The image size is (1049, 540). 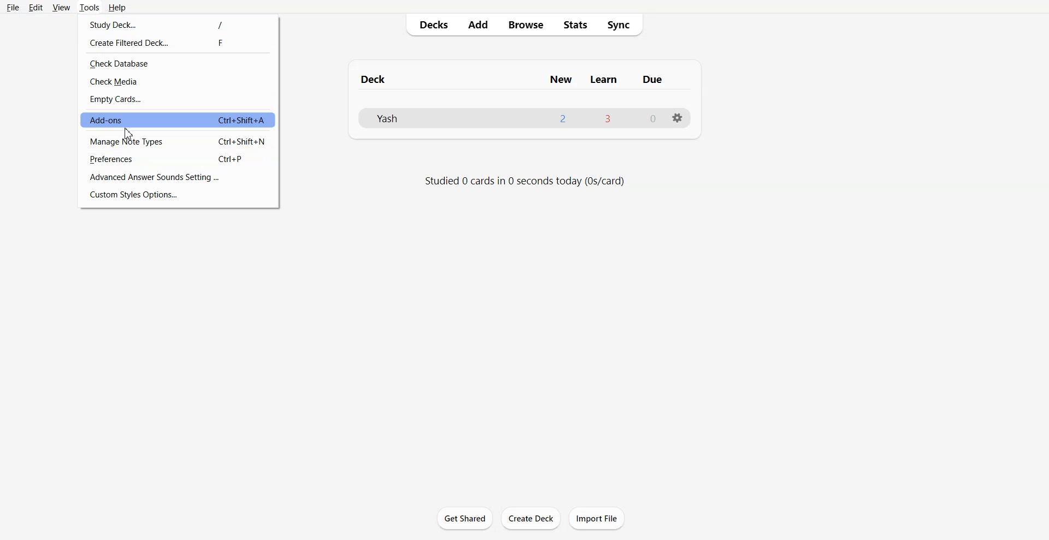 What do you see at coordinates (677, 118) in the screenshot?
I see `Settings` at bounding box center [677, 118].